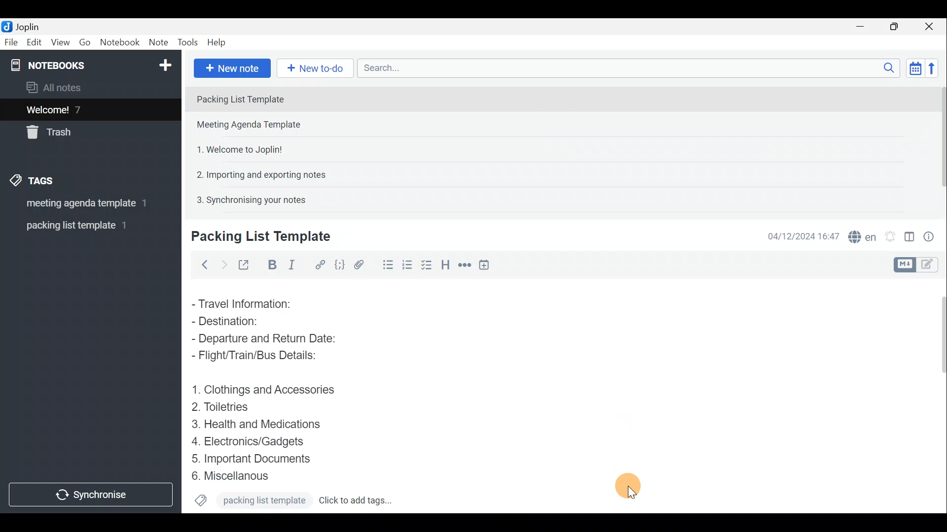  Describe the element at coordinates (407, 263) in the screenshot. I see `Checkbox` at that location.